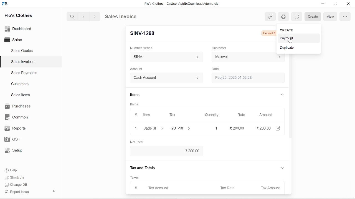  What do you see at coordinates (348, 4) in the screenshot?
I see `close` at bounding box center [348, 4].